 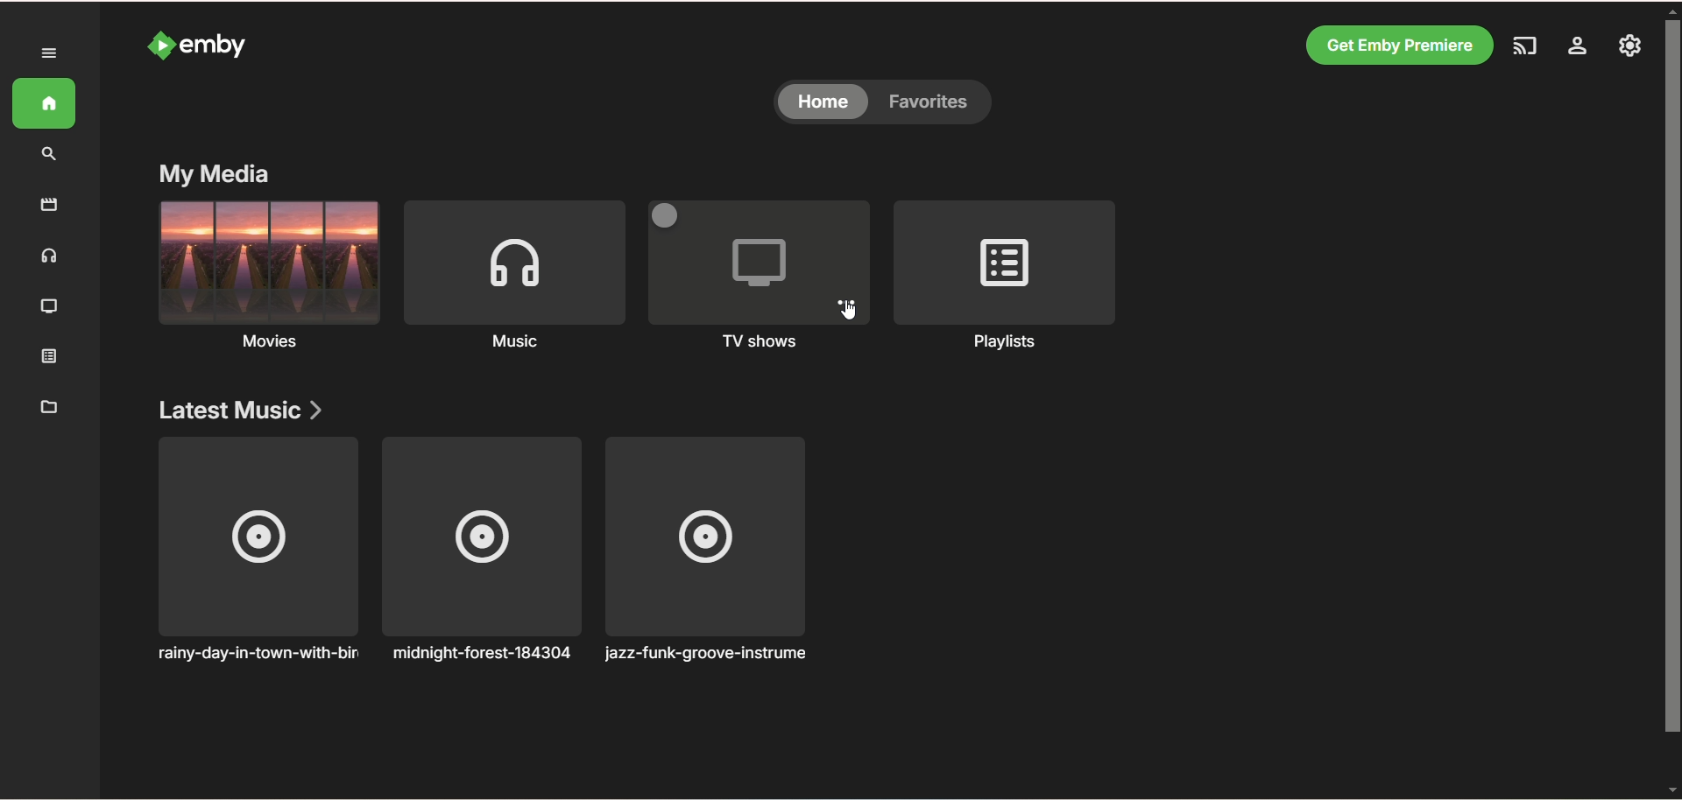 I want to click on manage emby server, so click(x=1631, y=47).